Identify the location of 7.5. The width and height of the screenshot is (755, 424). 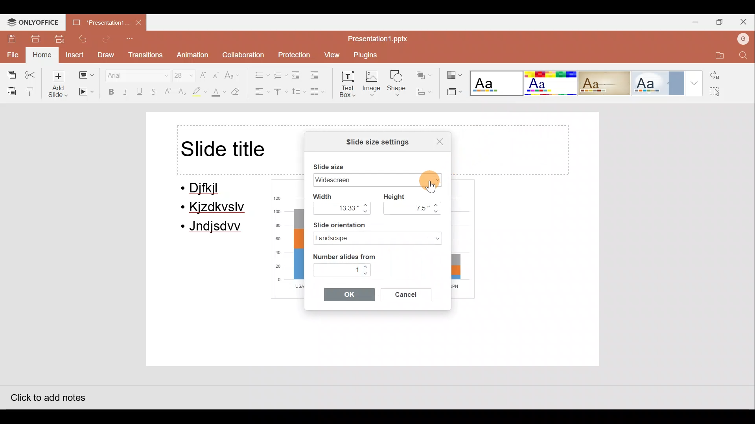
(408, 208).